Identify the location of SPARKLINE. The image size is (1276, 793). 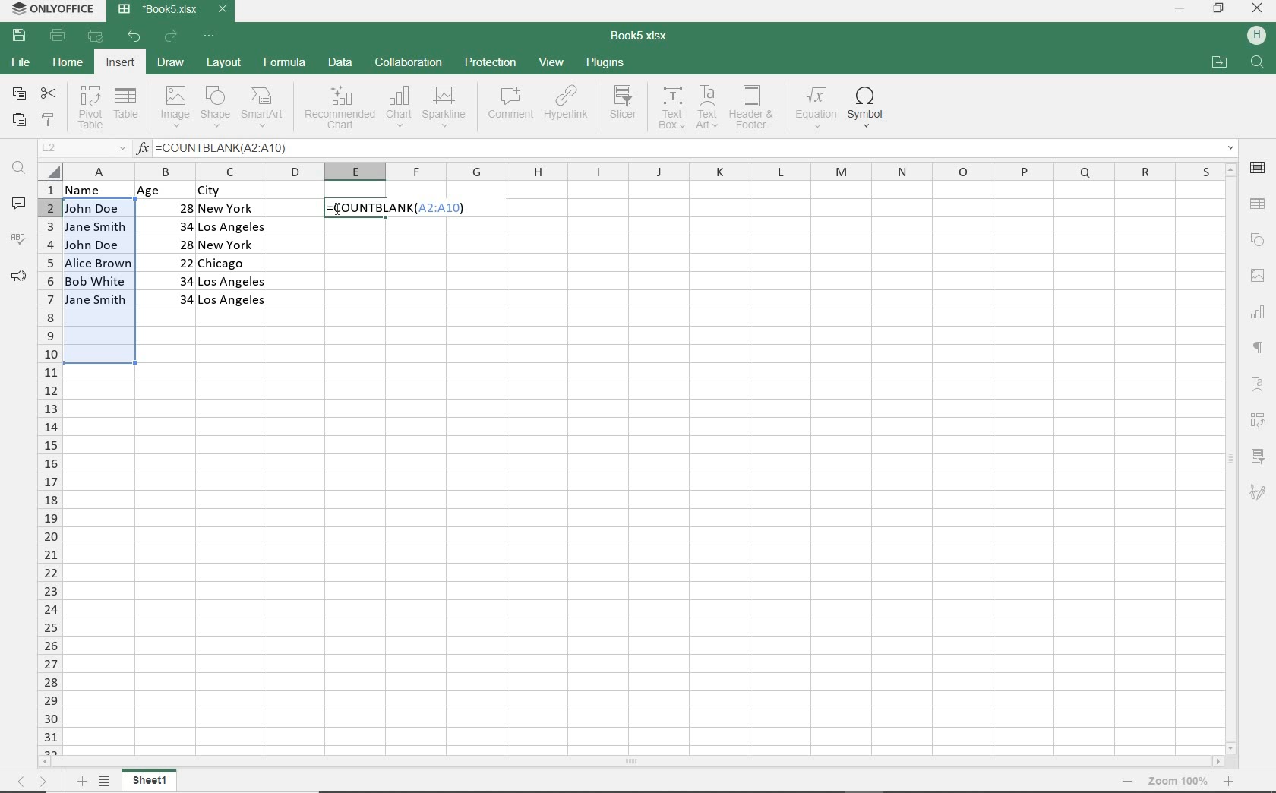
(444, 109).